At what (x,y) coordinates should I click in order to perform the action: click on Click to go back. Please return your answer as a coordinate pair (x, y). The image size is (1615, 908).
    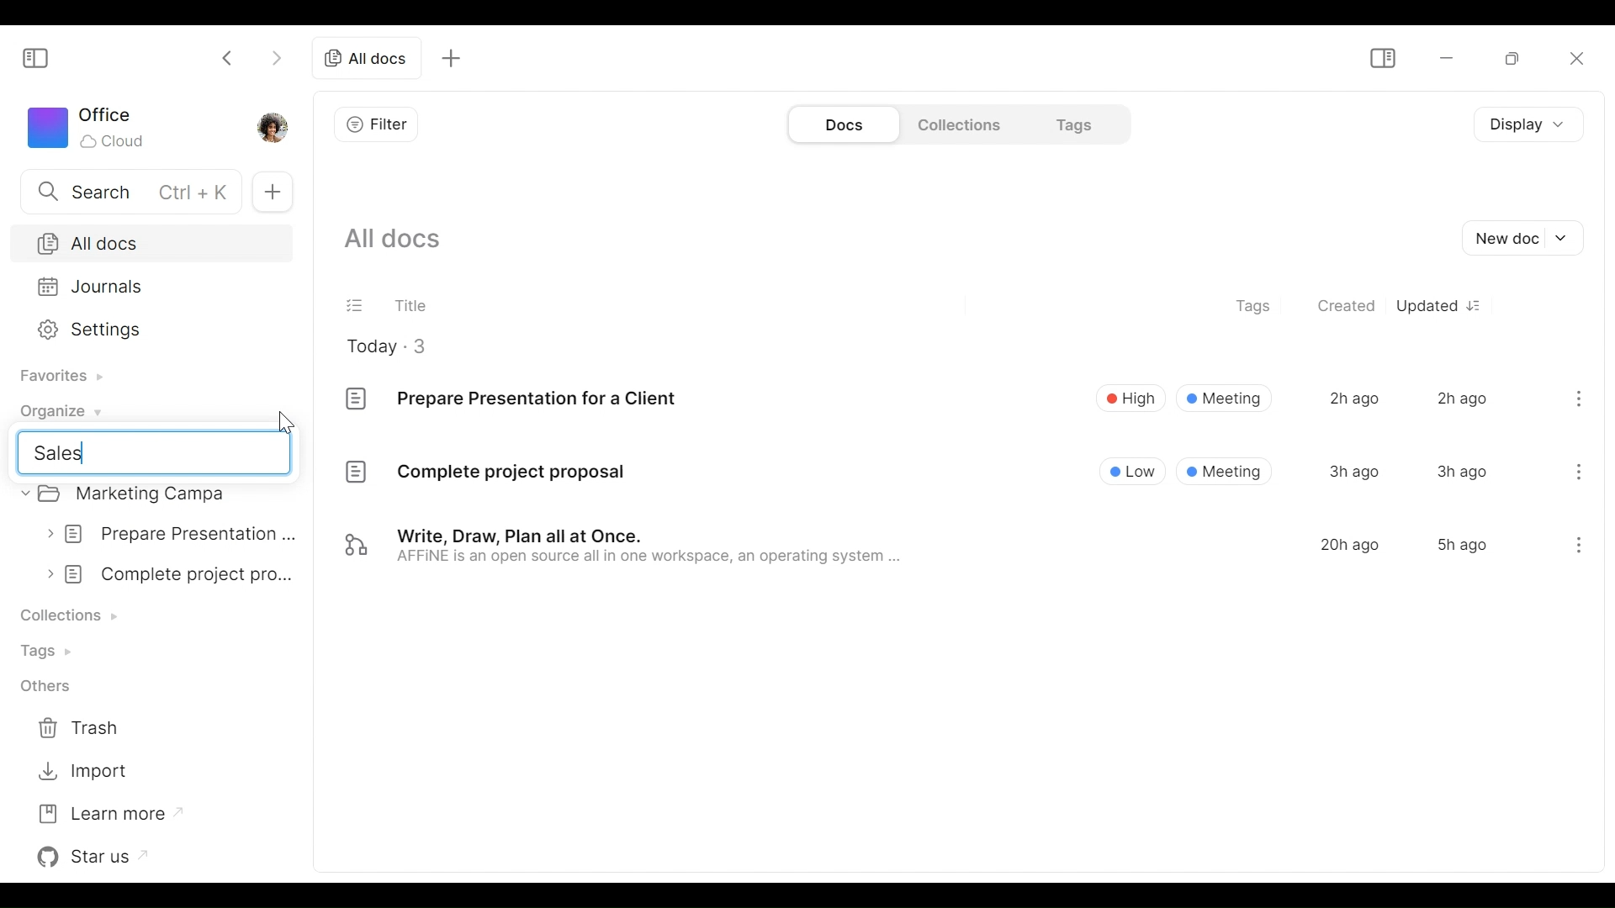
    Looking at the image, I should click on (228, 56).